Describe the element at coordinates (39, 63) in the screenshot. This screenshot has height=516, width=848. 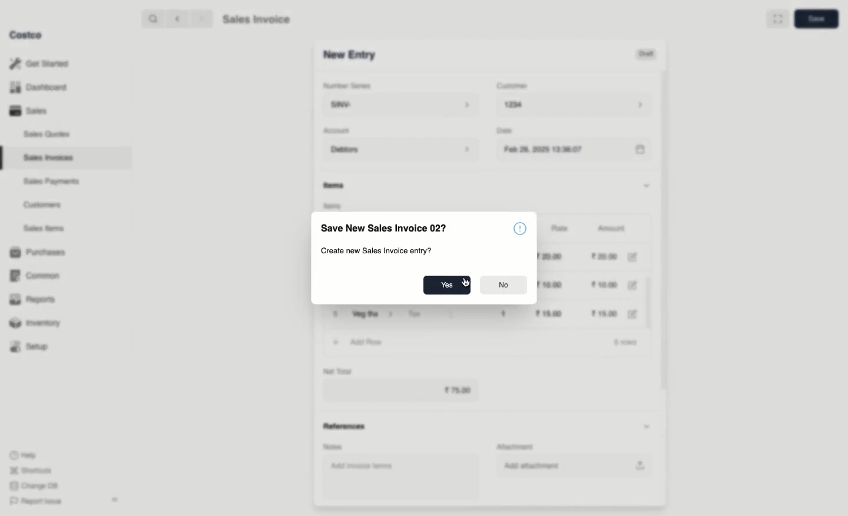
I see `Get Started` at that location.